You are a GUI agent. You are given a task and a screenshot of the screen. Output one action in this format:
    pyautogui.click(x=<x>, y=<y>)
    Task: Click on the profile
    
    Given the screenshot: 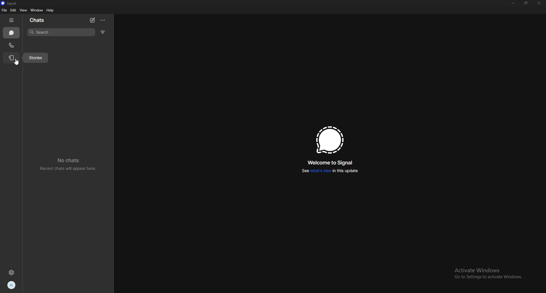 What is the action you would take?
    pyautogui.click(x=12, y=285)
    